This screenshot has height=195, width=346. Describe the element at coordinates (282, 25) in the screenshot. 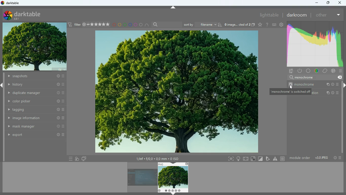

I see `settings` at that location.